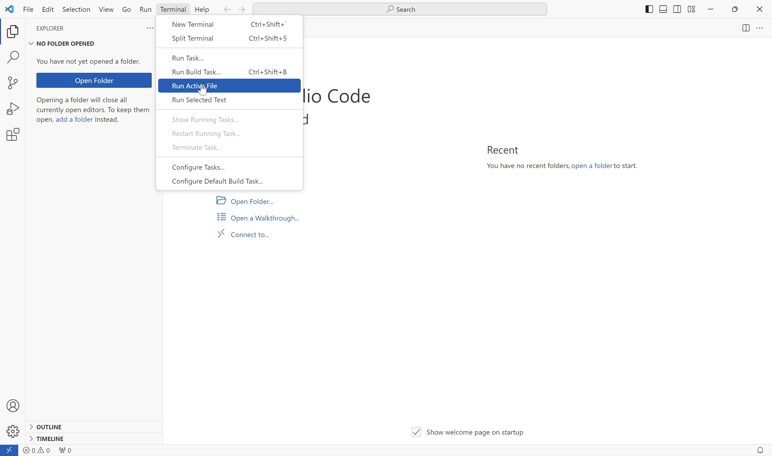  I want to click on Recent, so click(504, 150).